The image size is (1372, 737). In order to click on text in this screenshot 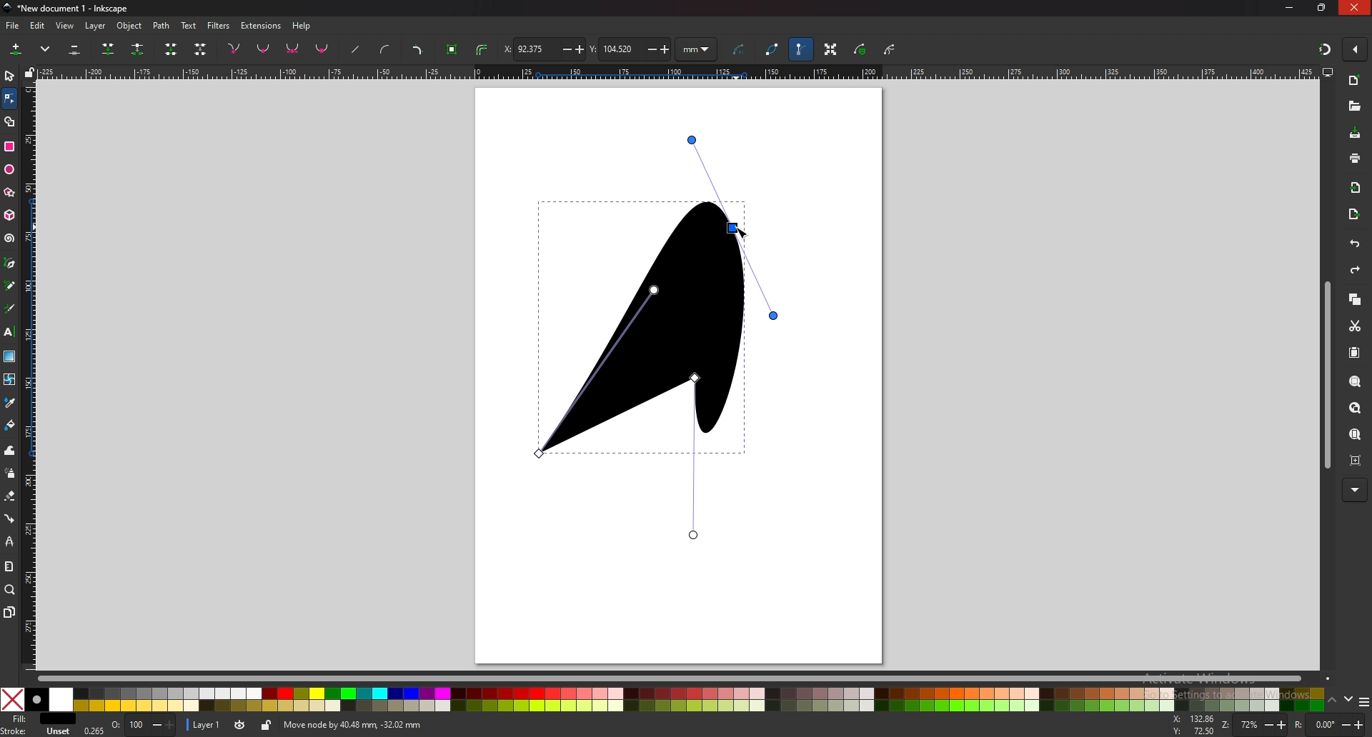, I will do `click(189, 26)`.